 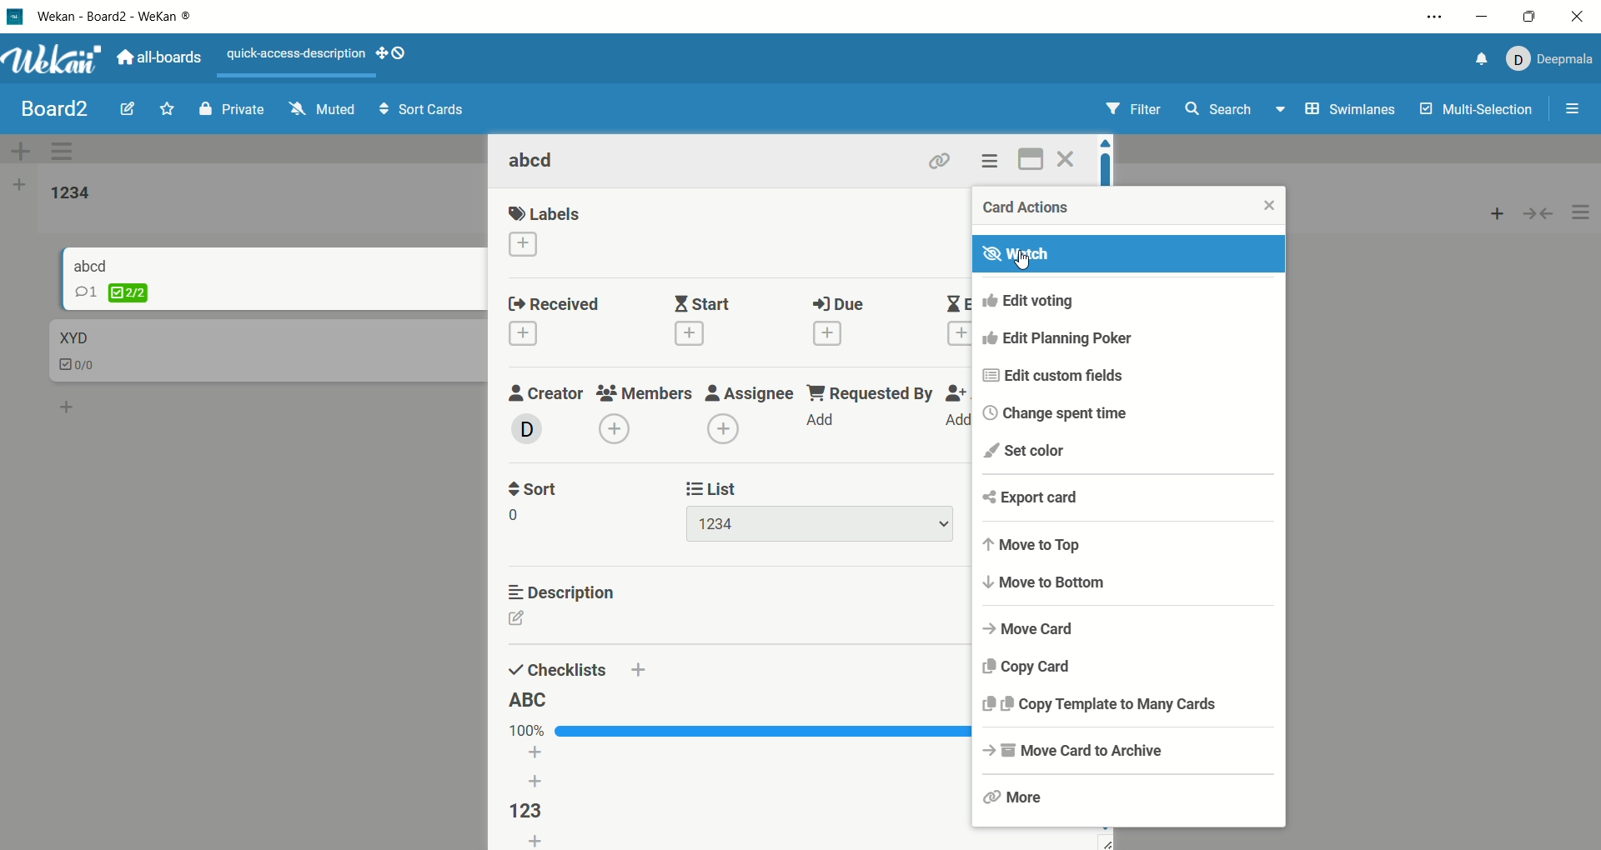 What do you see at coordinates (67, 150) in the screenshot?
I see `swimlane actions` at bounding box center [67, 150].